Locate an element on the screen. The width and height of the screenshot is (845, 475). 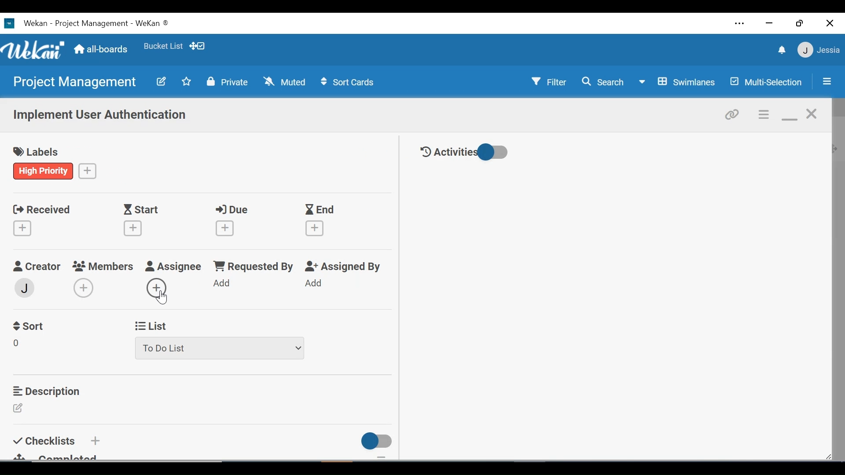
Add is located at coordinates (223, 284).